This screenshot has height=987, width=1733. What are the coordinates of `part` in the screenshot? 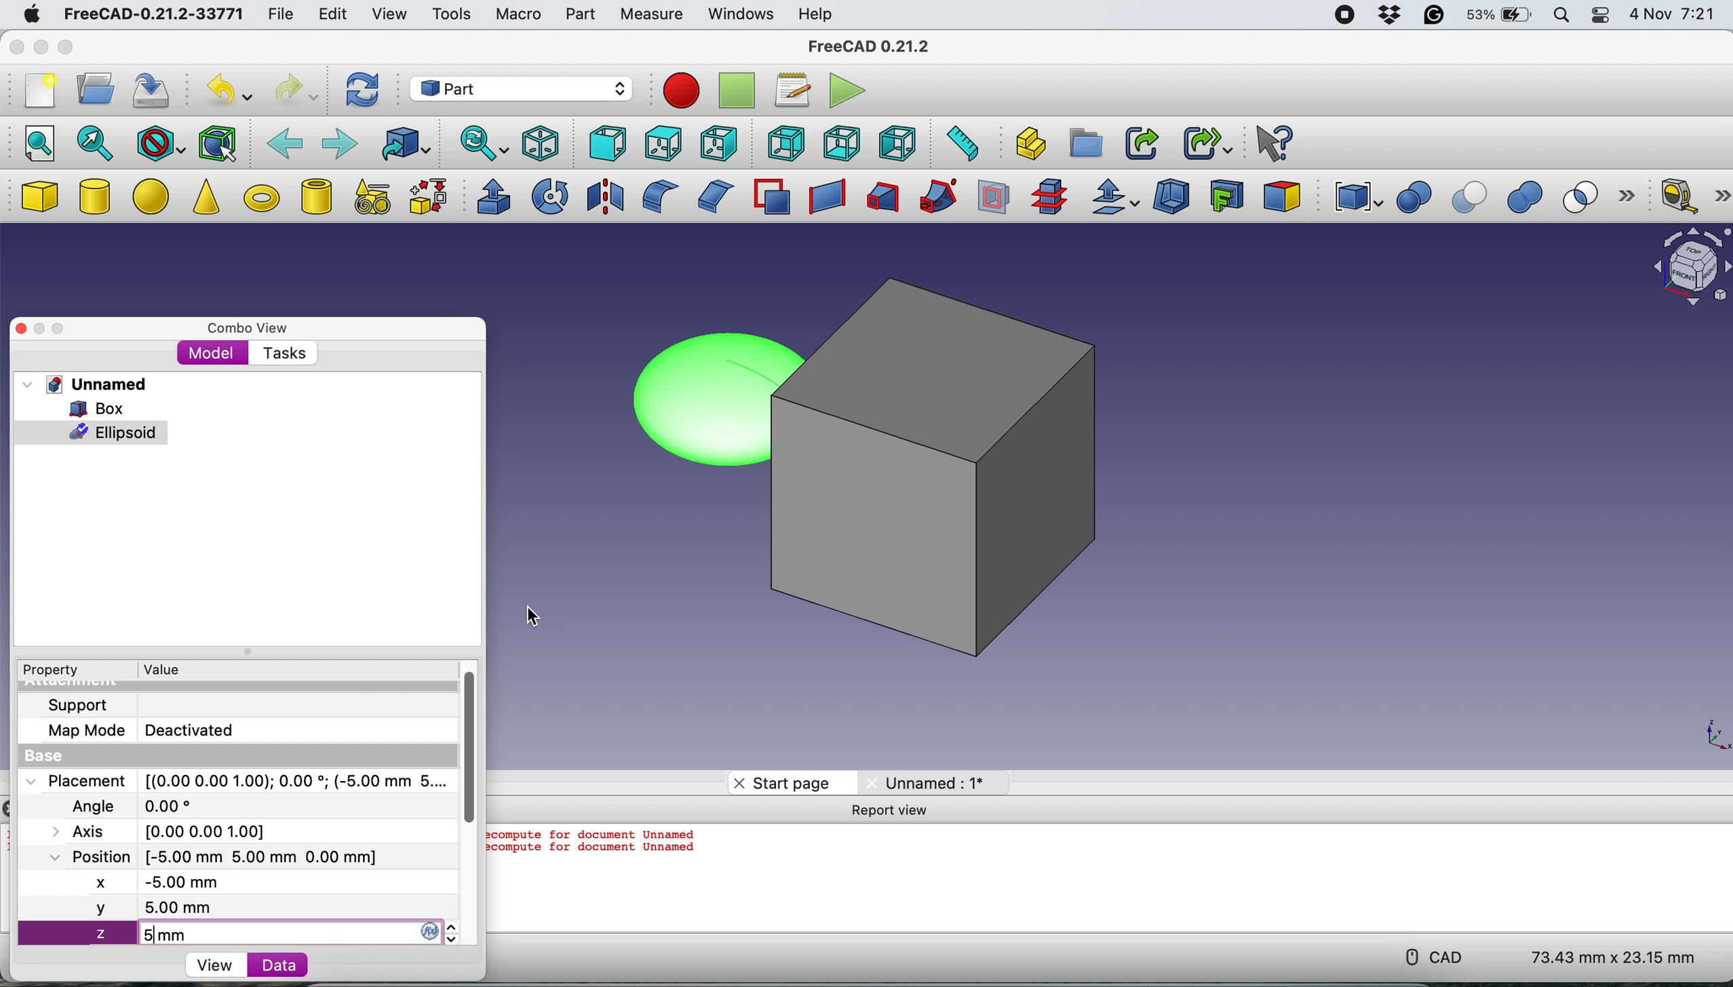 It's located at (579, 17).